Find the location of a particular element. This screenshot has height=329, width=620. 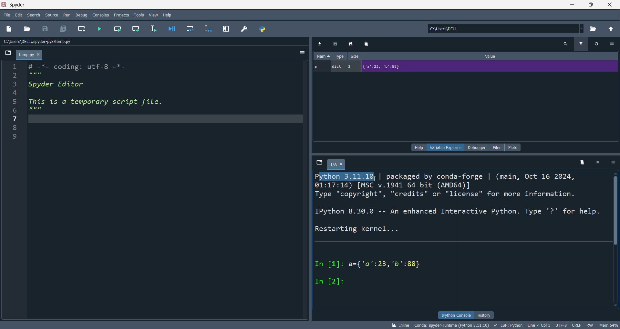

delete is located at coordinates (368, 43).